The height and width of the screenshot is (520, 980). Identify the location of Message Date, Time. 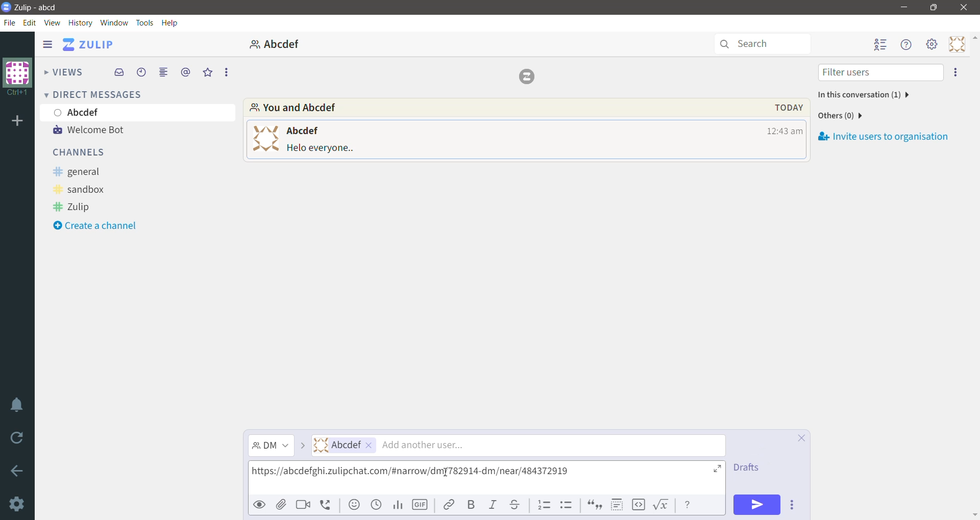
(783, 108).